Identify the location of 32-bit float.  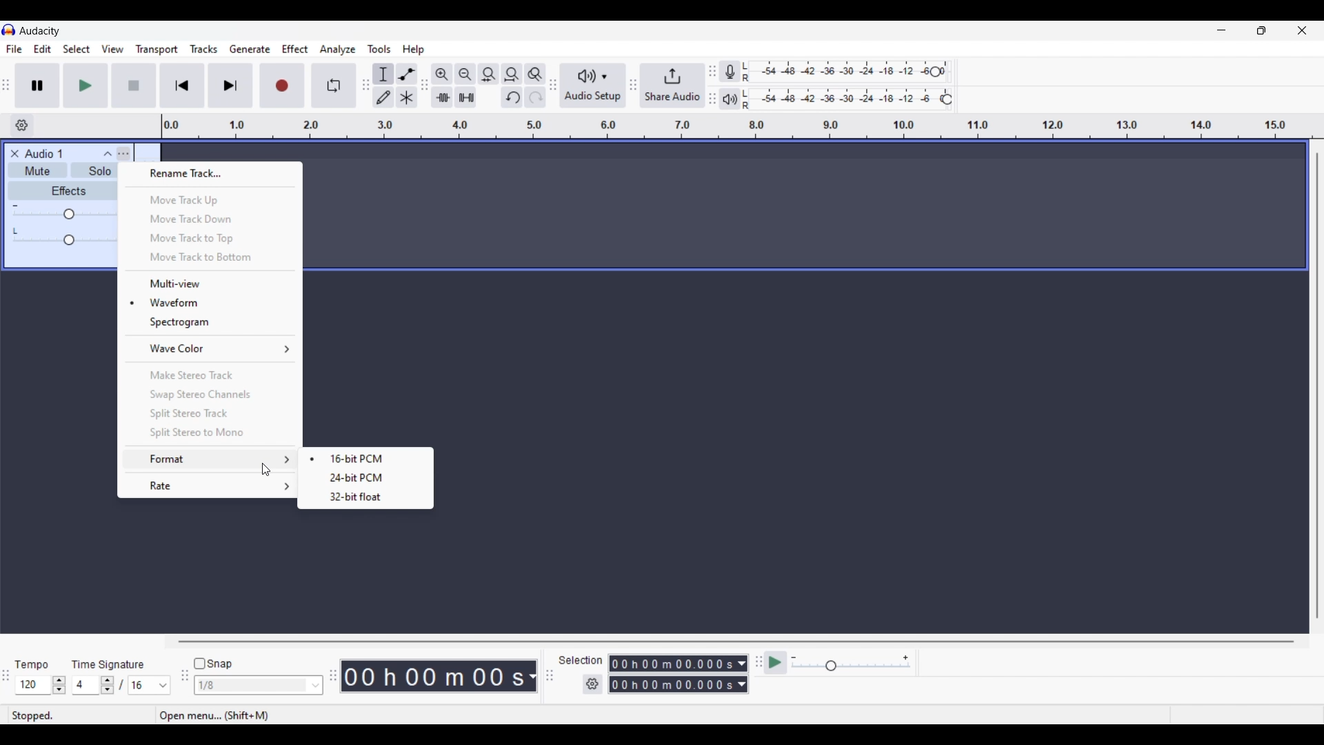
(352, 499).